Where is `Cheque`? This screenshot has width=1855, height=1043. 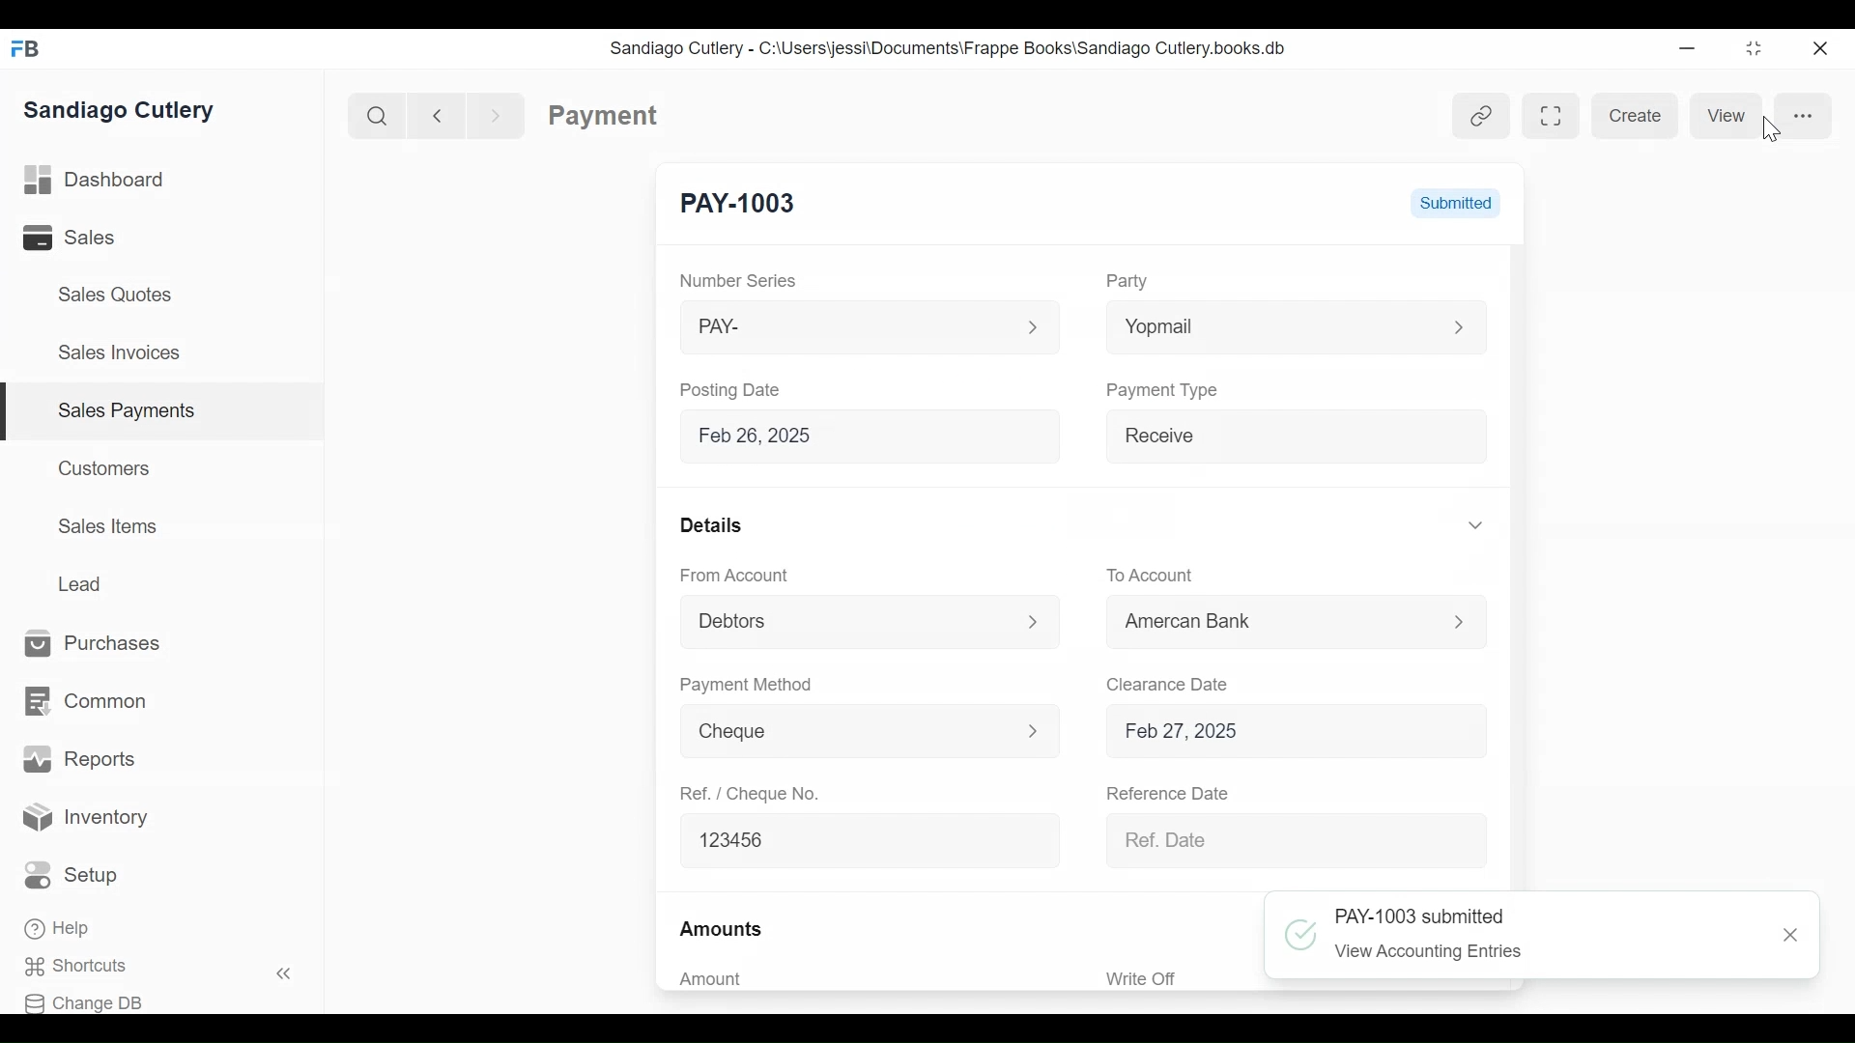 Cheque is located at coordinates (842, 731).